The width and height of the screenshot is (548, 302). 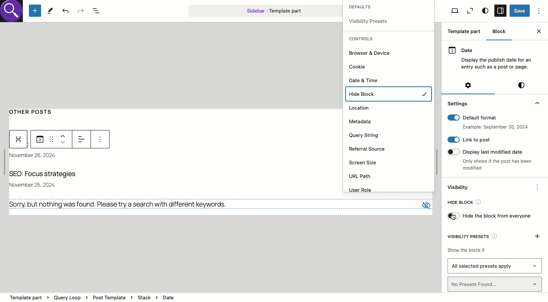 What do you see at coordinates (459, 188) in the screenshot?
I see `Visibility ` at bounding box center [459, 188].